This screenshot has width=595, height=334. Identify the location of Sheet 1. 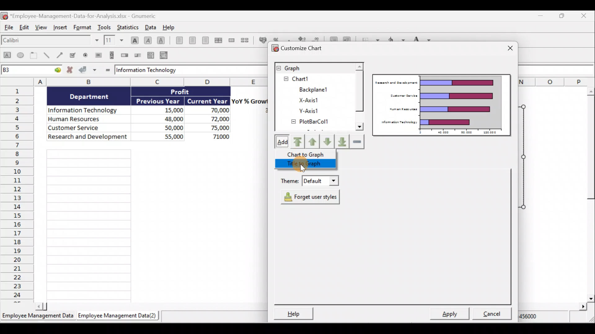
(38, 317).